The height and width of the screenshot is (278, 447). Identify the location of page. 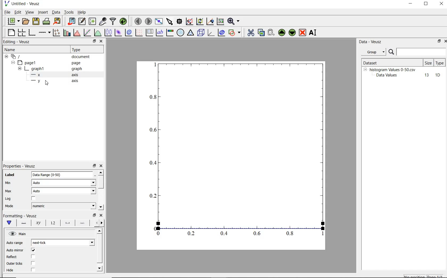
(79, 63).